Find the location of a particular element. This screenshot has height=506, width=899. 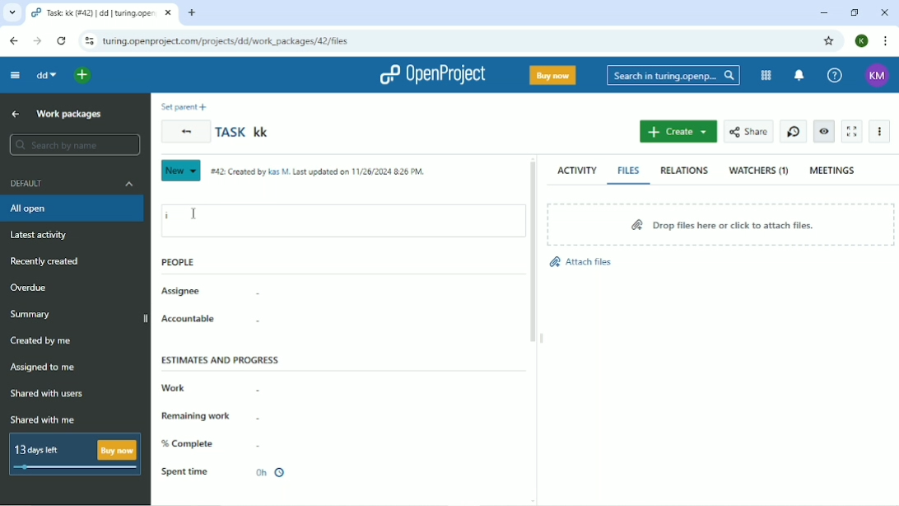

i is located at coordinates (170, 218).